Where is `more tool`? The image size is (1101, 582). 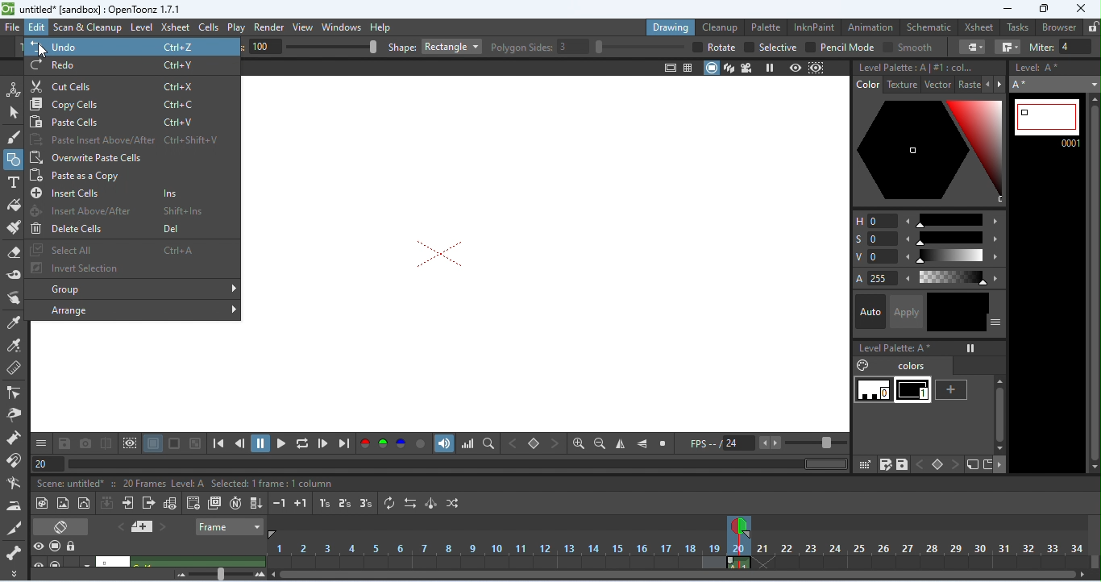
more tool is located at coordinates (12, 572).